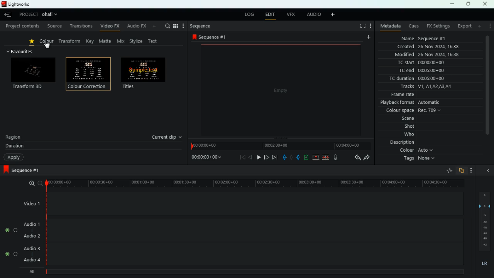  Describe the element at coordinates (71, 41) in the screenshot. I see `transform` at that location.